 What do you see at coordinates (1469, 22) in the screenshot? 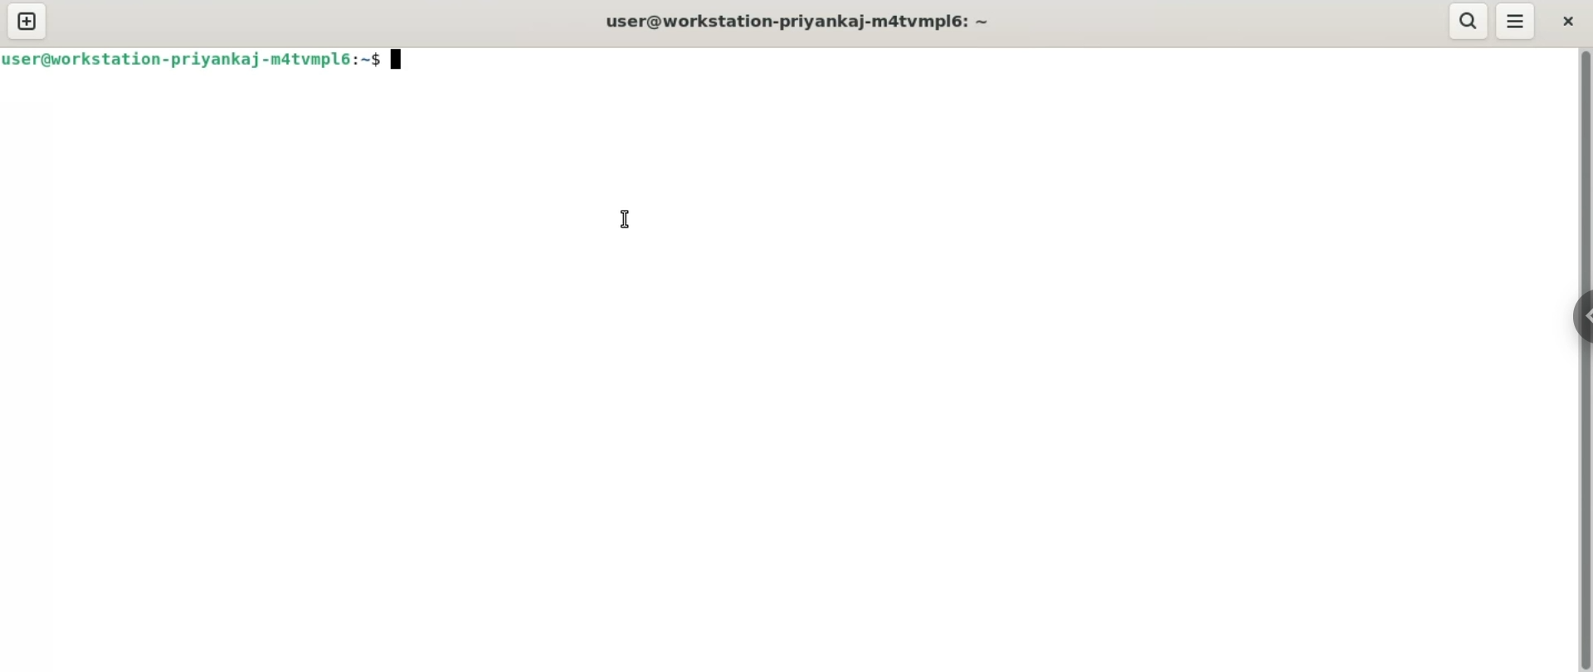
I see `search` at bounding box center [1469, 22].